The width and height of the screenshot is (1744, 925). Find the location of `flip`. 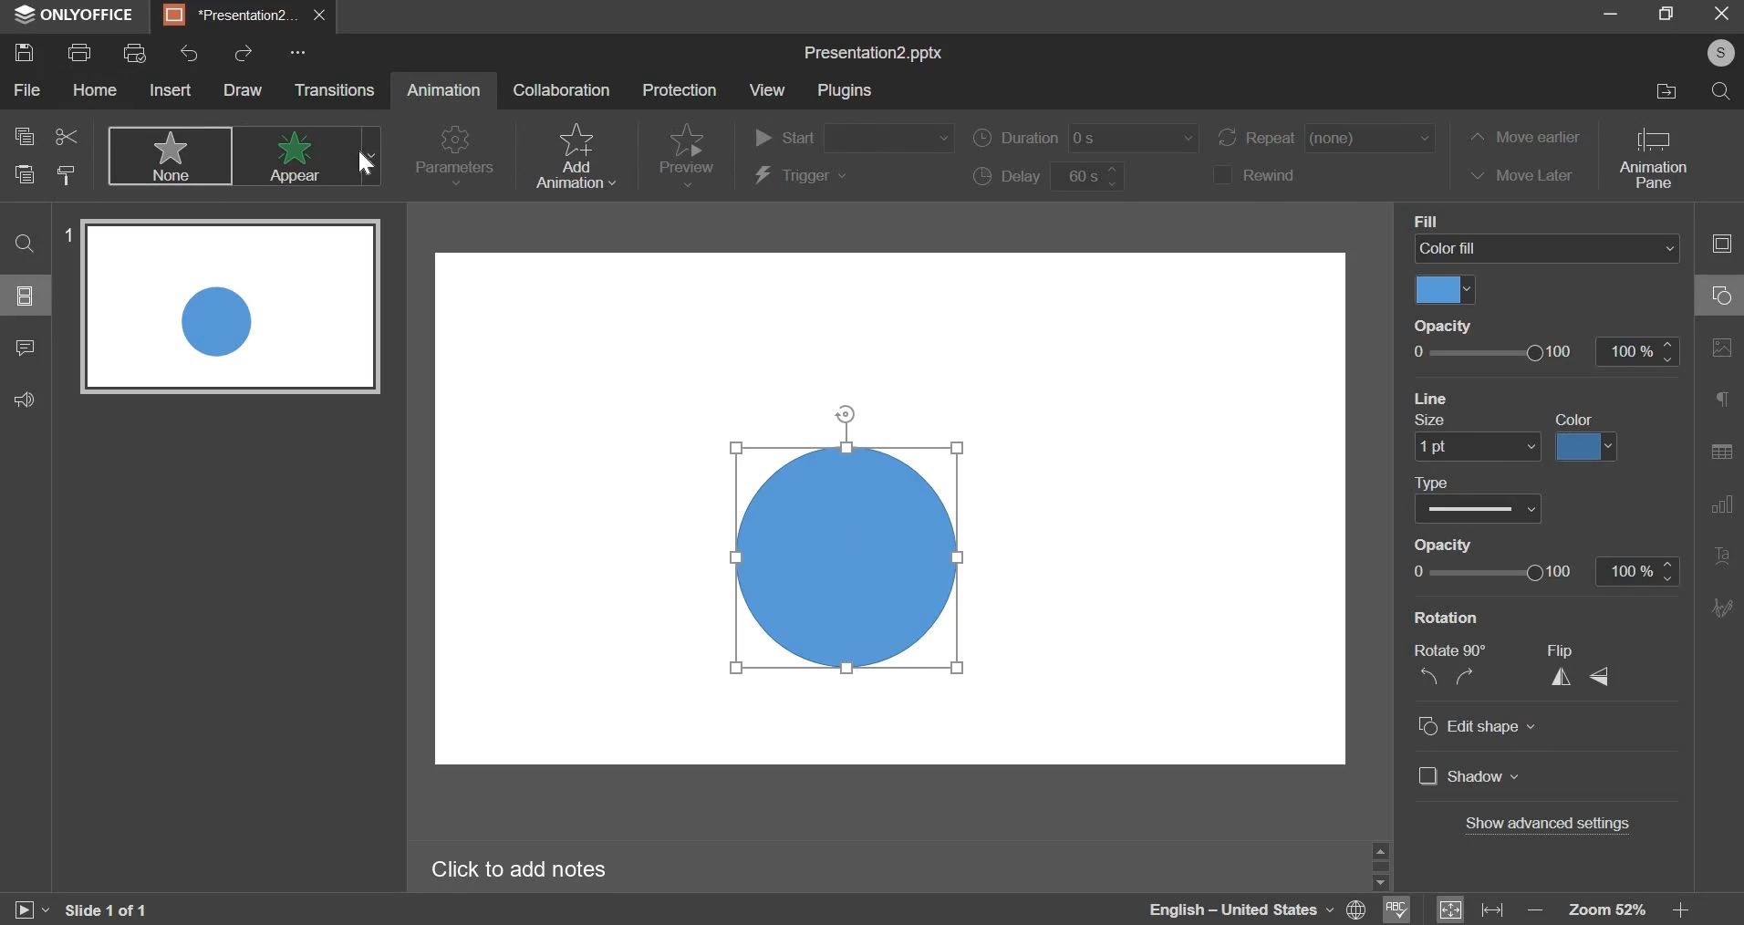

flip is located at coordinates (1581, 668).